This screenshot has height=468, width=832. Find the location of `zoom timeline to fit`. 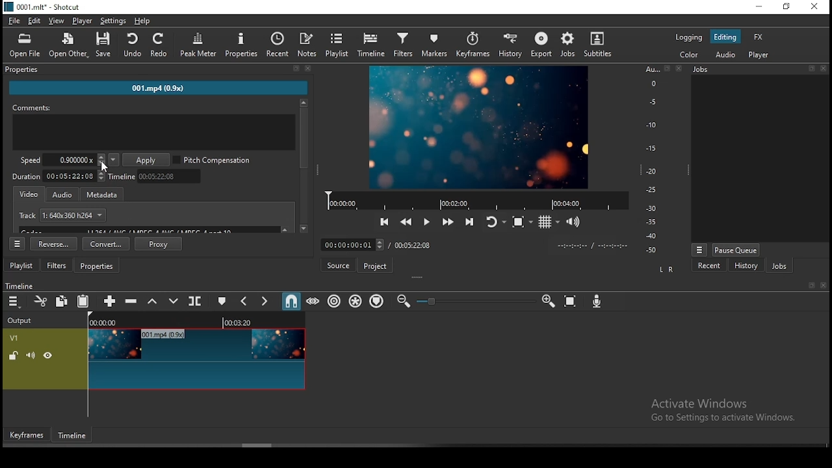

zoom timeline to fit is located at coordinates (570, 300).